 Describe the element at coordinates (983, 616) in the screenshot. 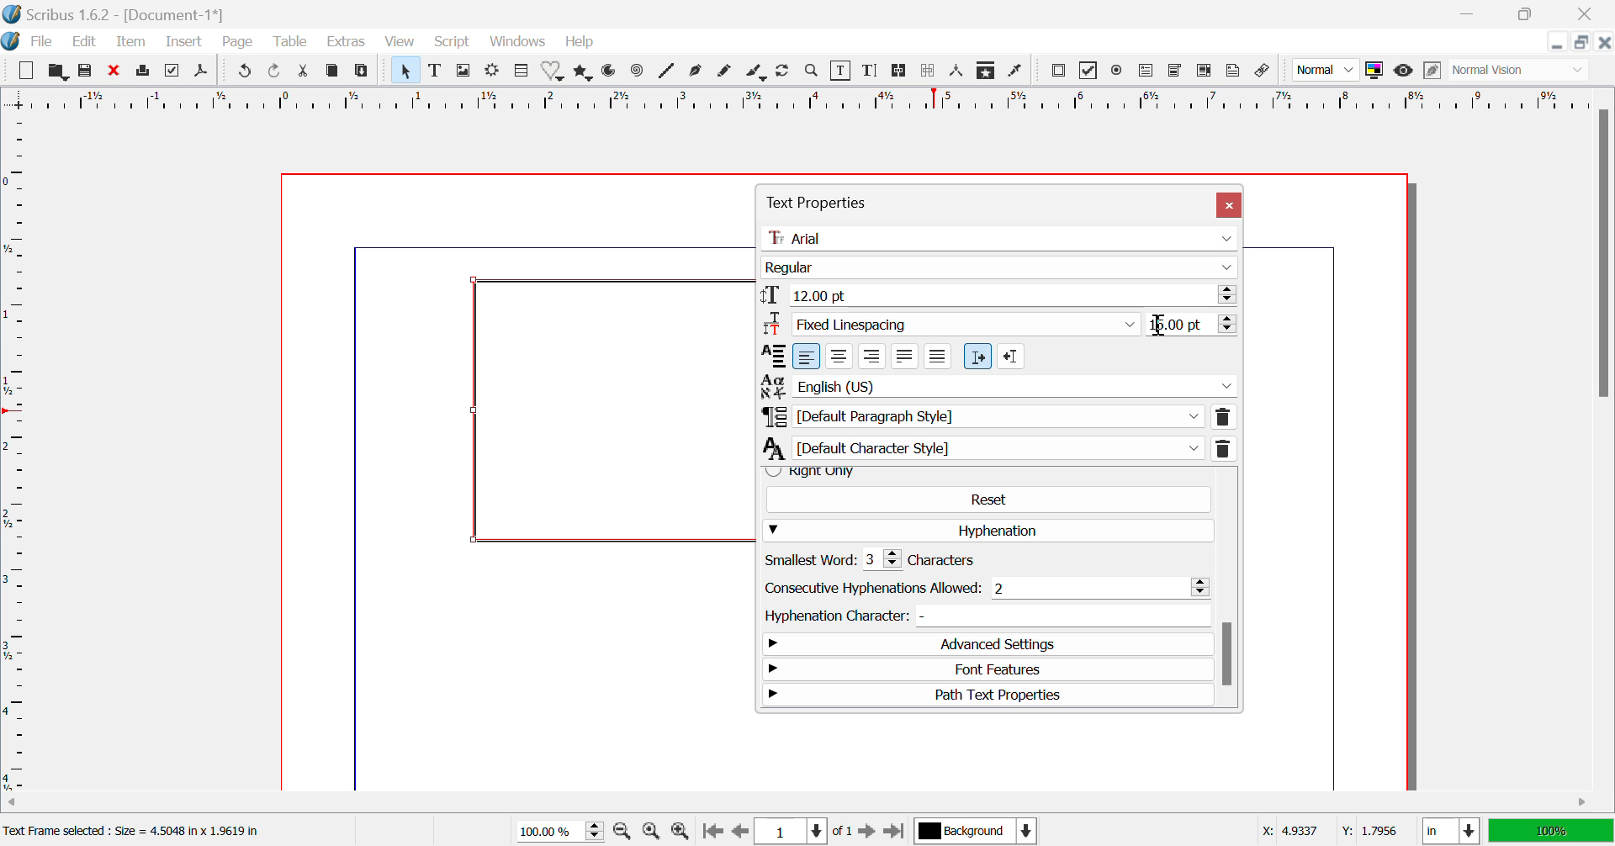

I see `Hyphenation Character` at that location.